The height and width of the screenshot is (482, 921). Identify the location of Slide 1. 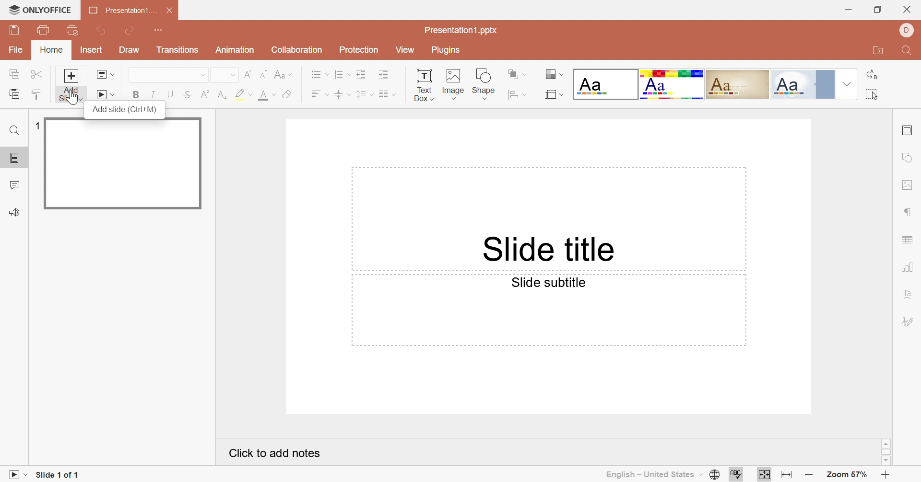
(125, 163).